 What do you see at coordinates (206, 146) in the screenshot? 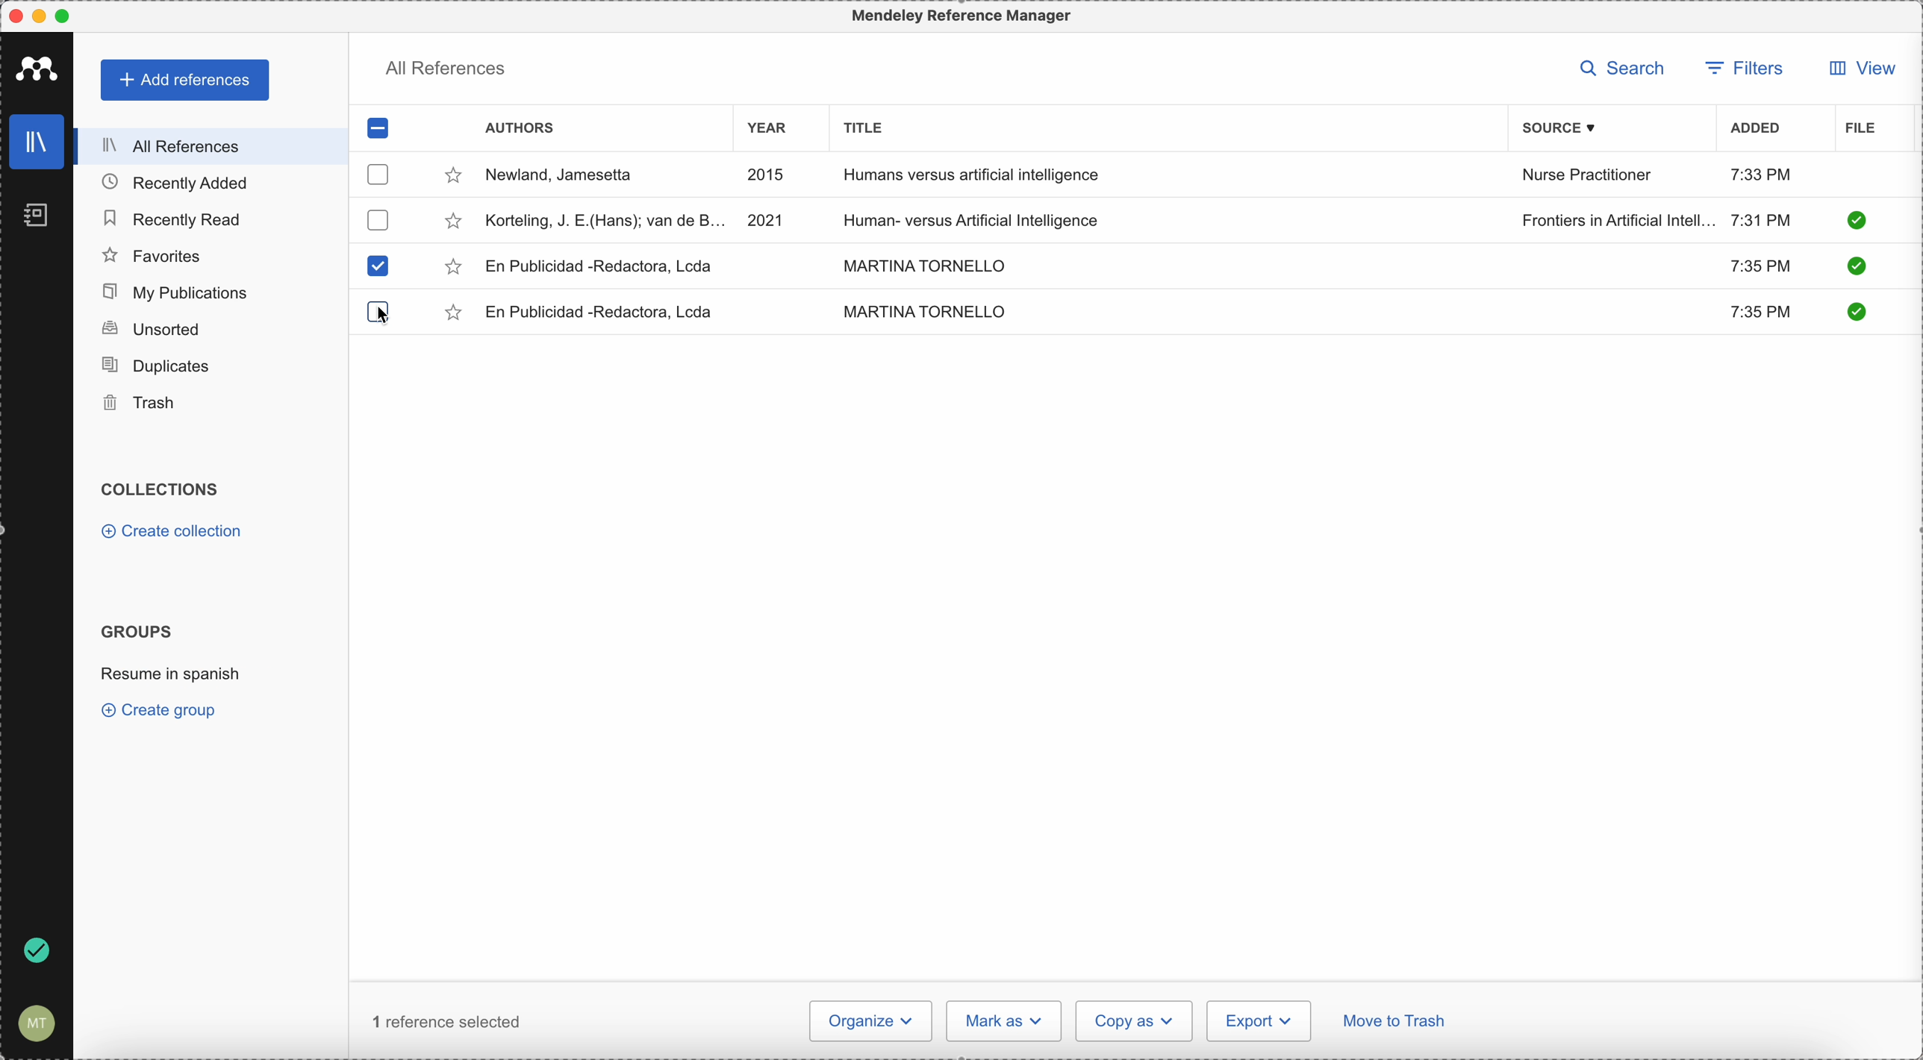
I see `all references` at bounding box center [206, 146].